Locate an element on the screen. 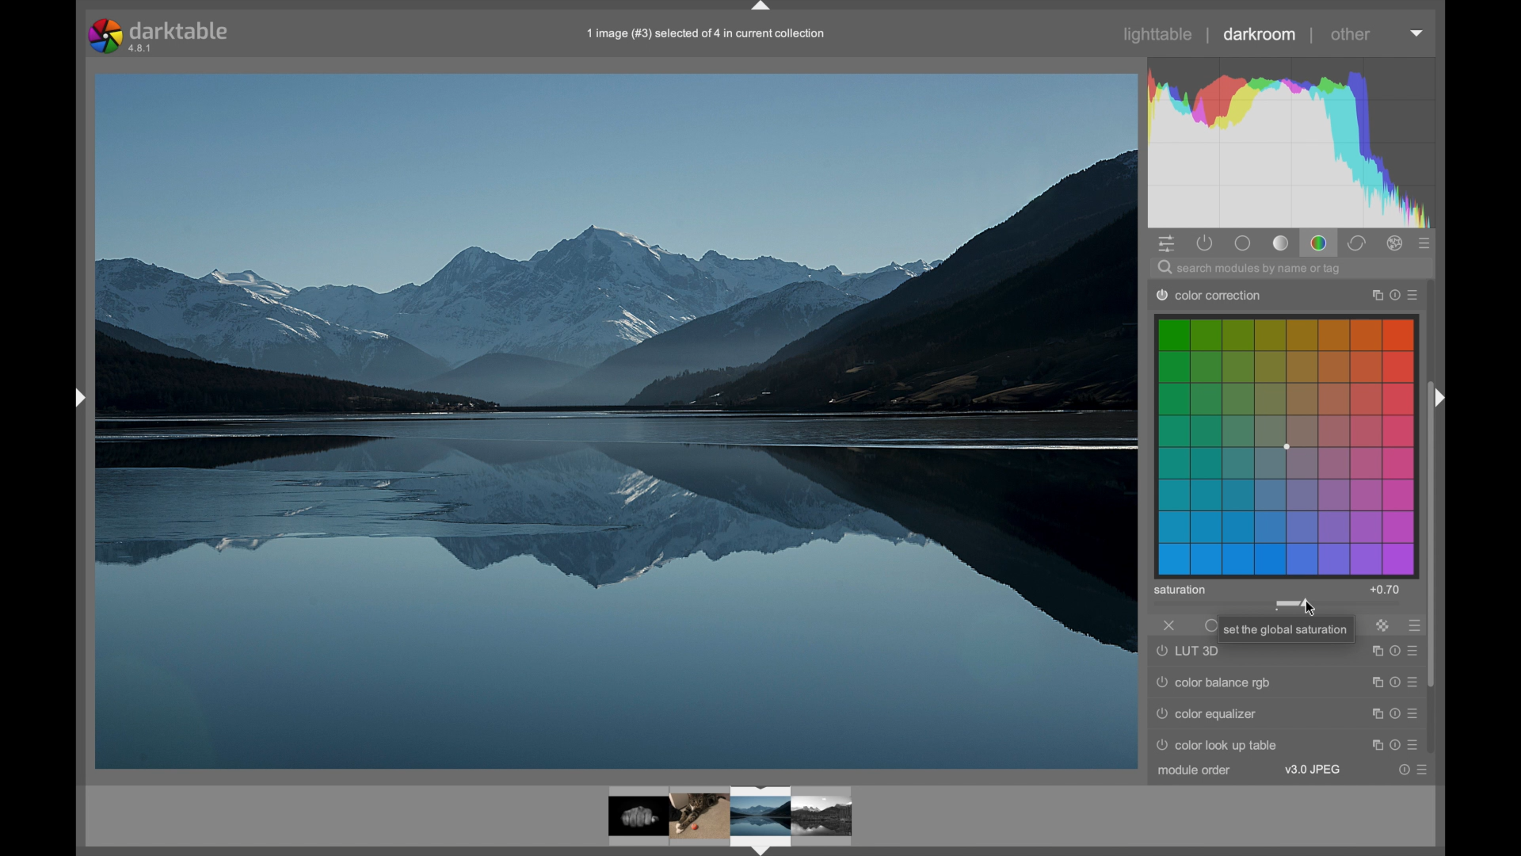 The height and width of the screenshot is (856, 1521). tone is located at coordinates (1282, 243).